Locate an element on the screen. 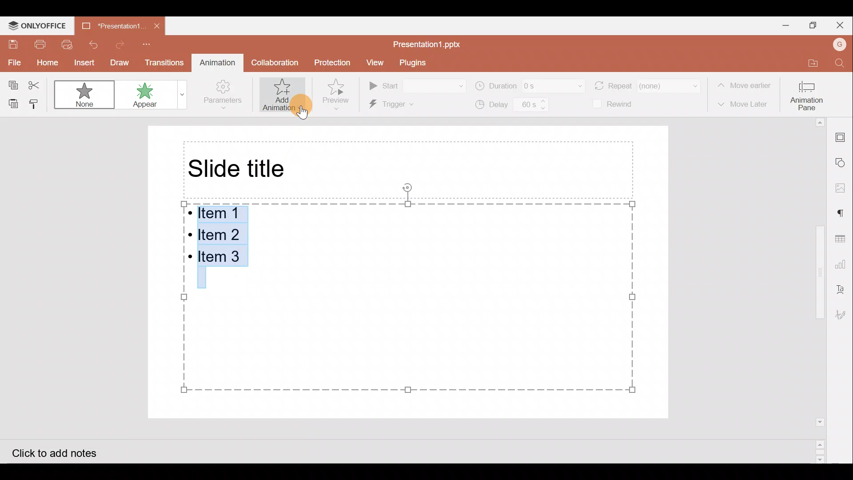 The height and width of the screenshot is (480, 853). Collaboration is located at coordinates (275, 62).